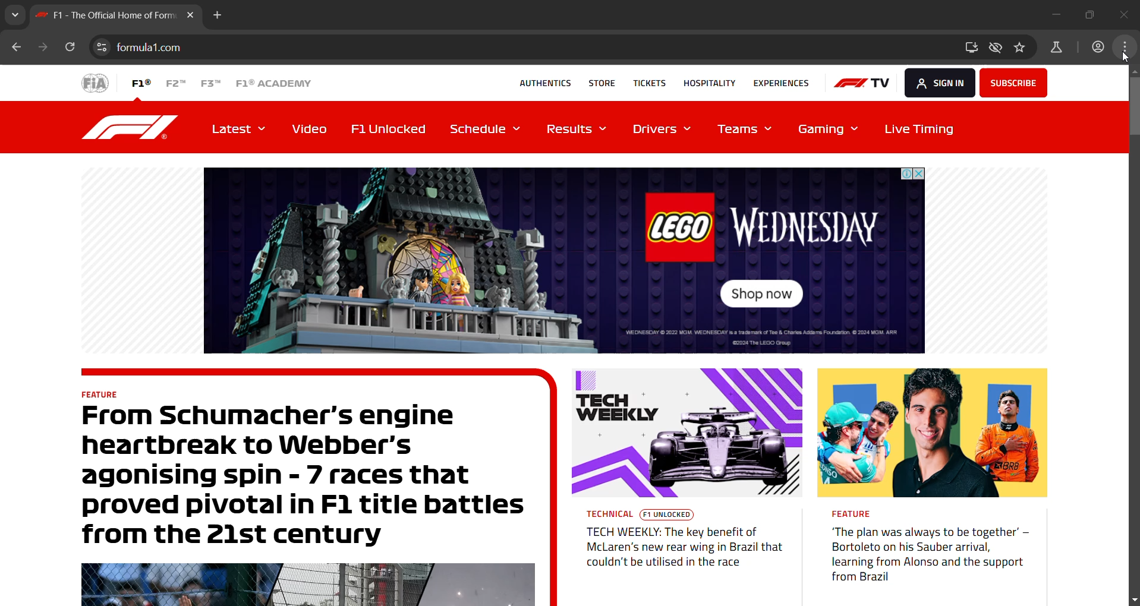 The width and height of the screenshot is (1140, 606). What do you see at coordinates (1057, 15) in the screenshot?
I see `minimize` at bounding box center [1057, 15].